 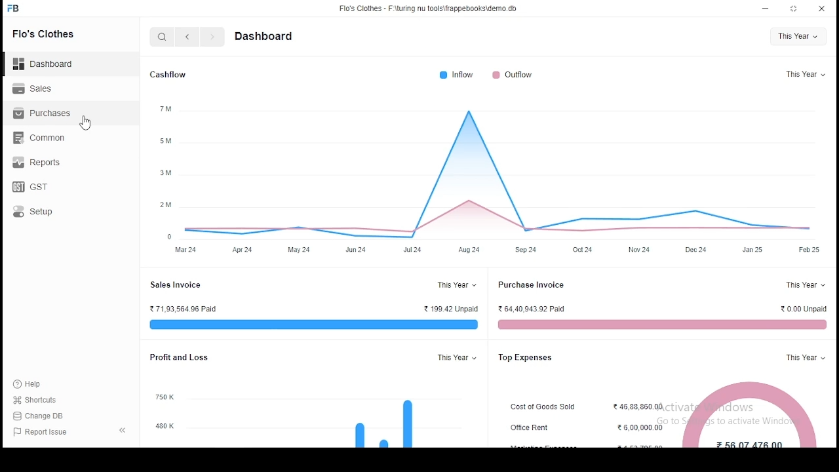 What do you see at coordinates (164, 38) in the screenshot?
I see `search` at bounding box center [164, 38].